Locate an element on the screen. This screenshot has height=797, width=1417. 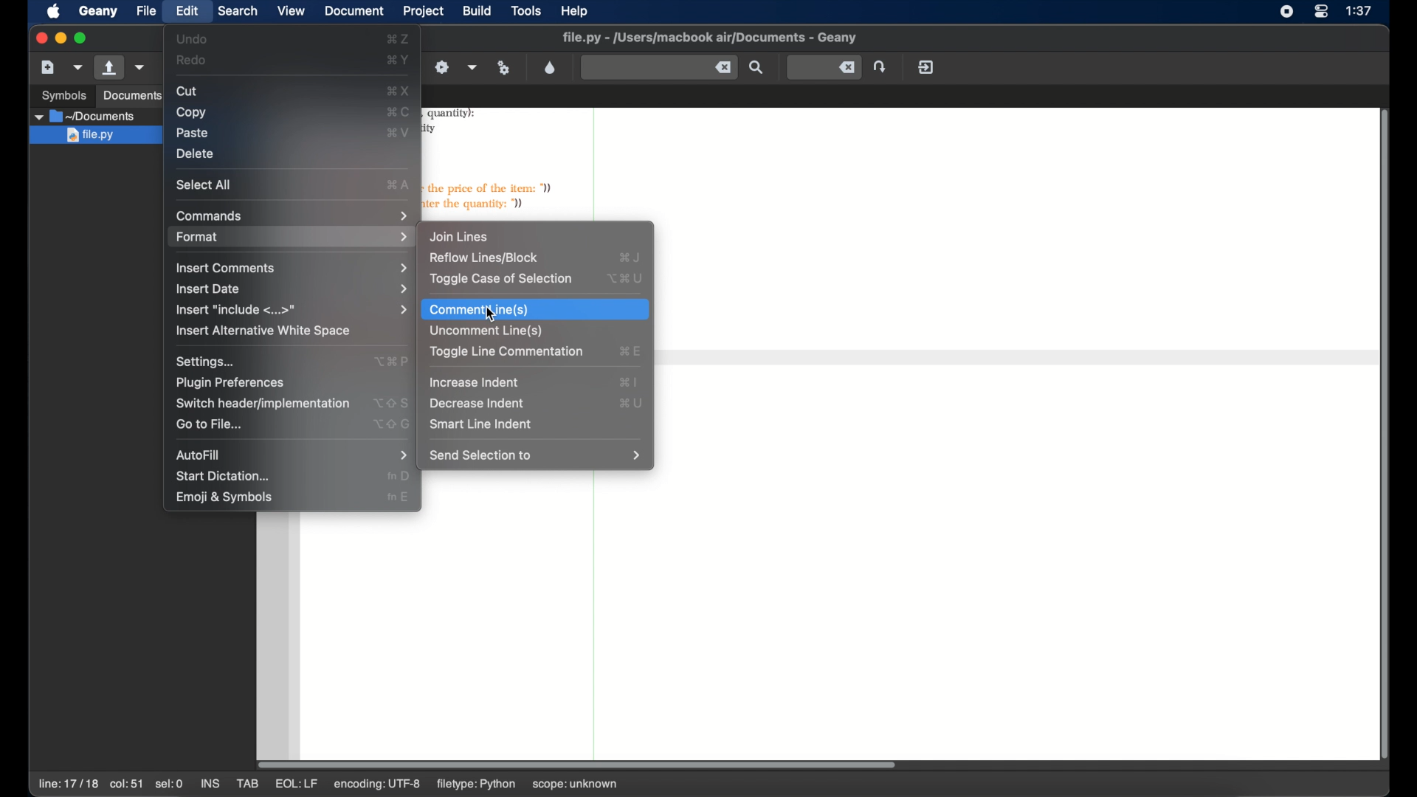
paste shortcut is located at coordinates (397, 133).